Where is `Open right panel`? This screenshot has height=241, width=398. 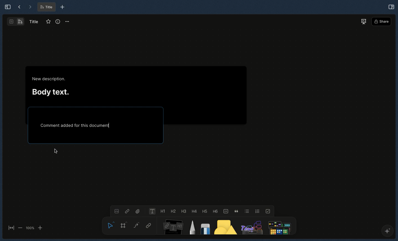 Open right panel is located at coordinates (391, 6).